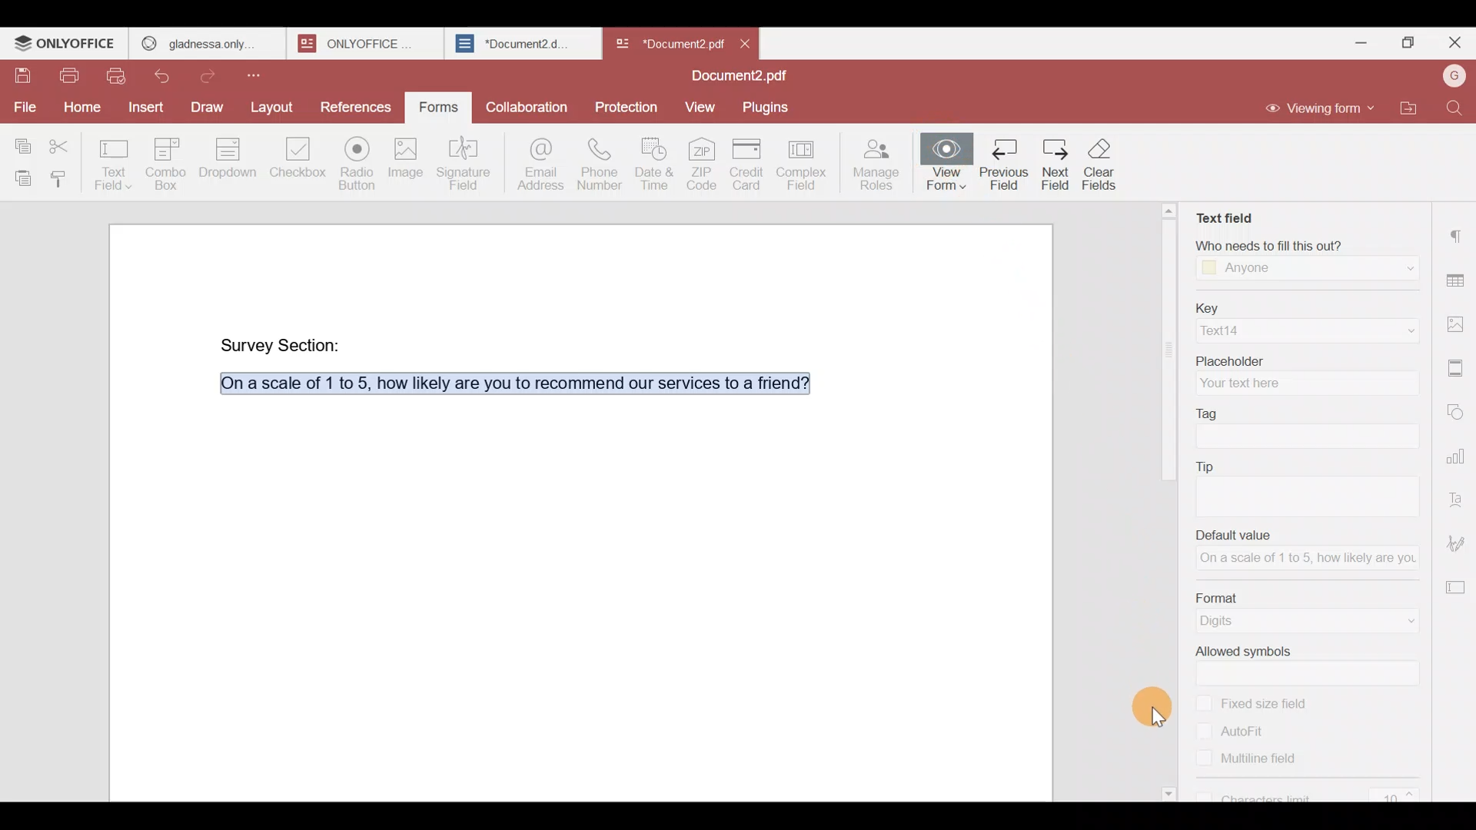 The height and width of the screenshot is (830, 1476). Describe the element at coordinates (1458, 372) in the screenshot. I see `Header & footer settings` at that location.